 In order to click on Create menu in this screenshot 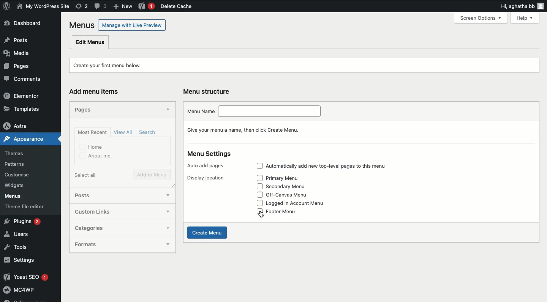, I will do `click(207, 233)`.